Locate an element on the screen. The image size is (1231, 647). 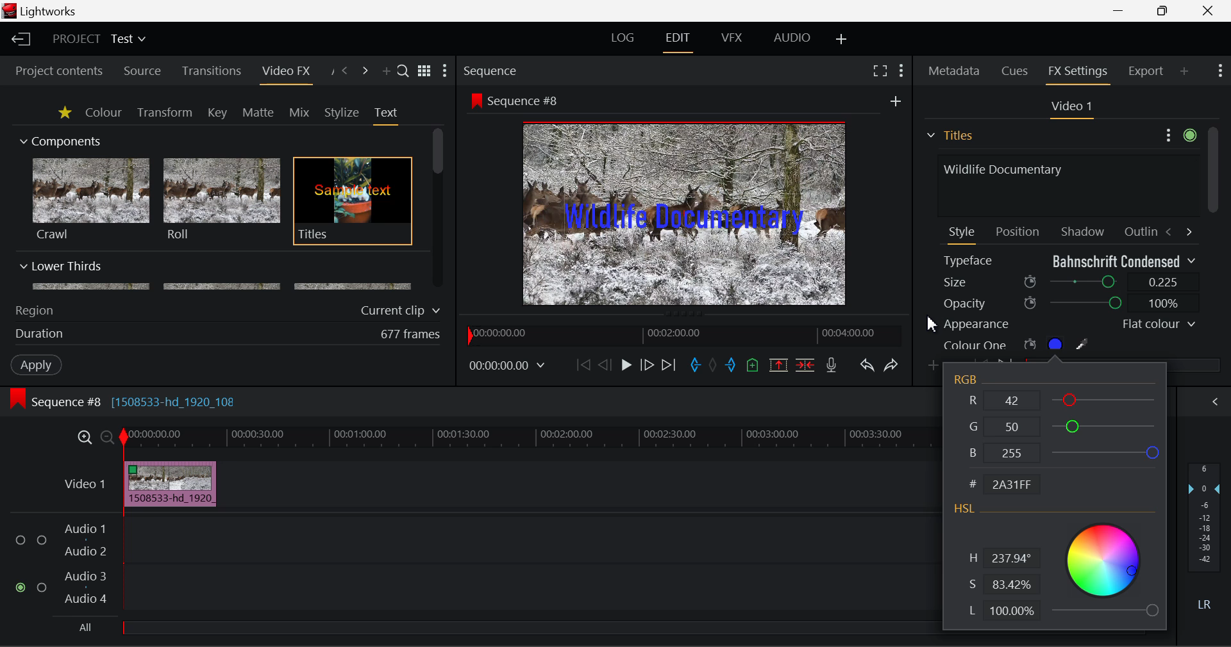
Full Screen is located at coordinates (880, 70).